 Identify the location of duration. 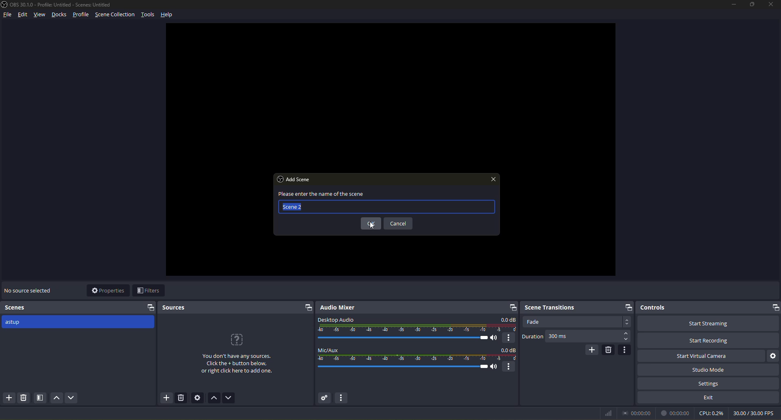
(533, 337).